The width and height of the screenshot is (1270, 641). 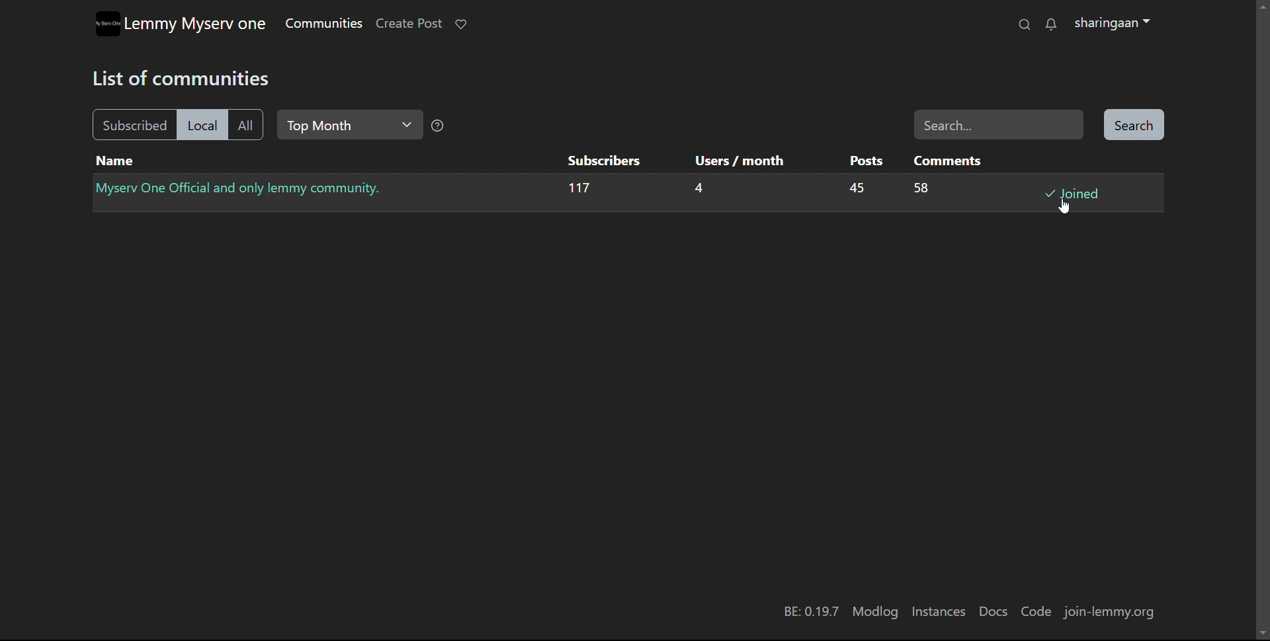 What do you see at coordinates (1113, 24) in the screenshot?
I see `profile` at bounding box center [1113, 24].